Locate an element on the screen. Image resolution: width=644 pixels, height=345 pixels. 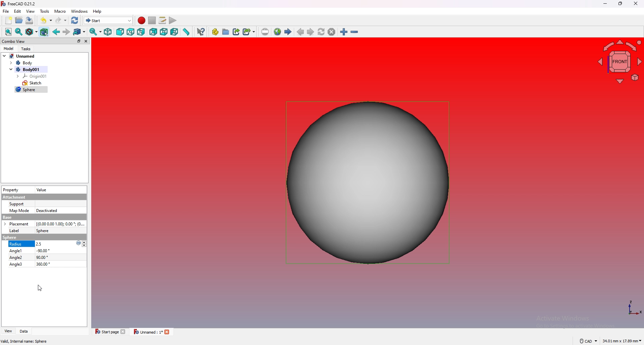
zoom in is located at coordinates (344, 32).